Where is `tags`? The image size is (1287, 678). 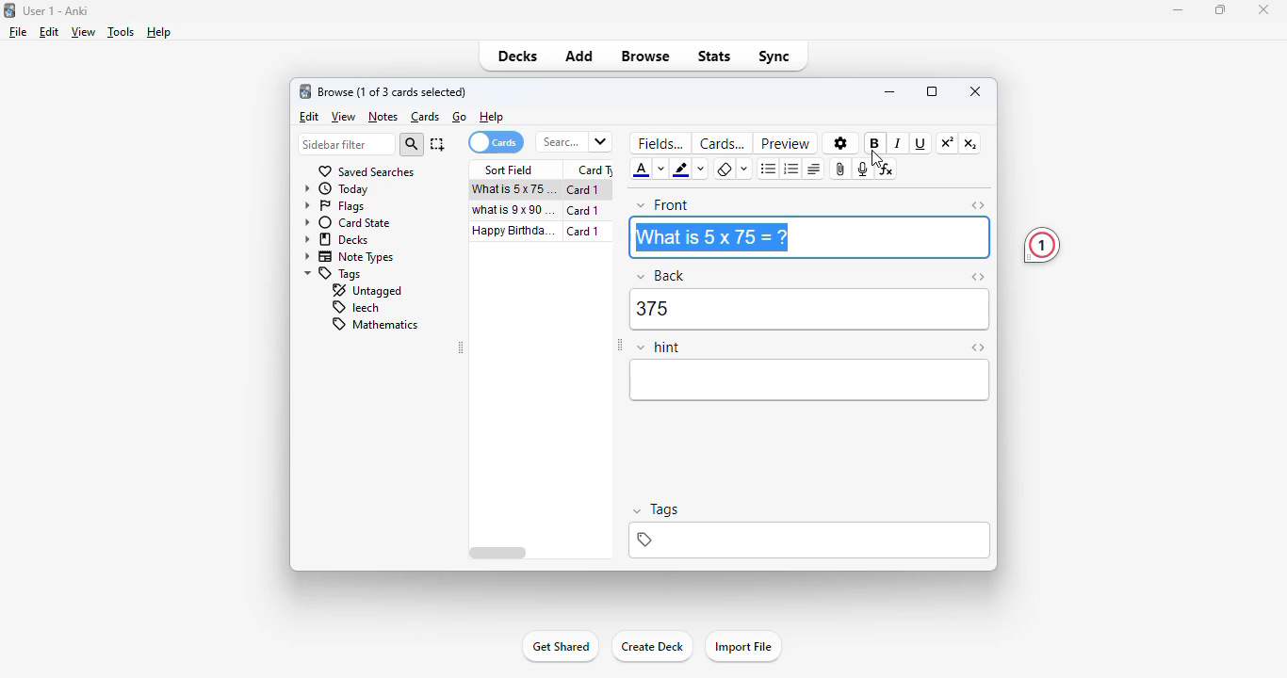 tags is located at coordinates (811, 541).